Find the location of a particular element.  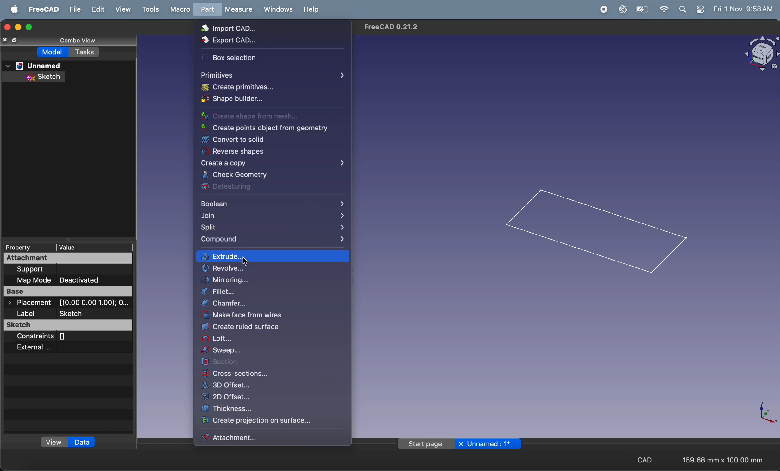

2d offset is located at coordinates (275, 397).